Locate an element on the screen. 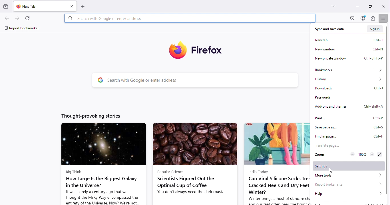 This screenshot has height=205, width=390. Help is located at coordinates (349, 194).